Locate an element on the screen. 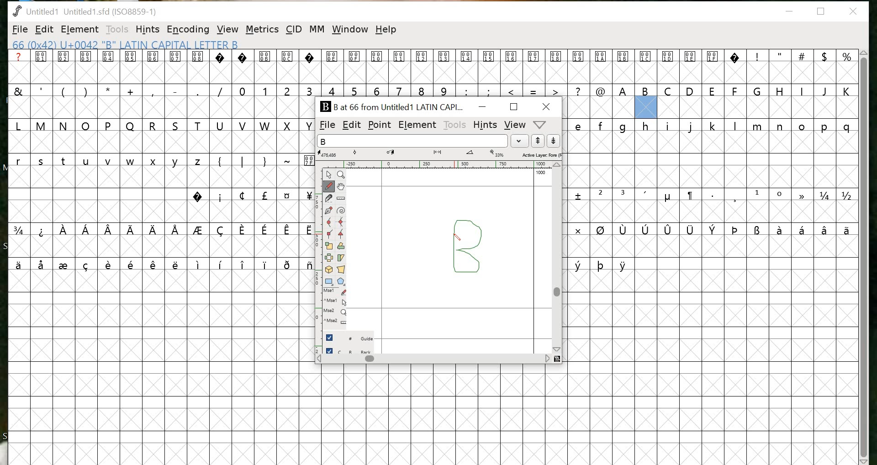 The height and width of the screenshot is (465, 877). Scale is located at coordinates (329, 248).